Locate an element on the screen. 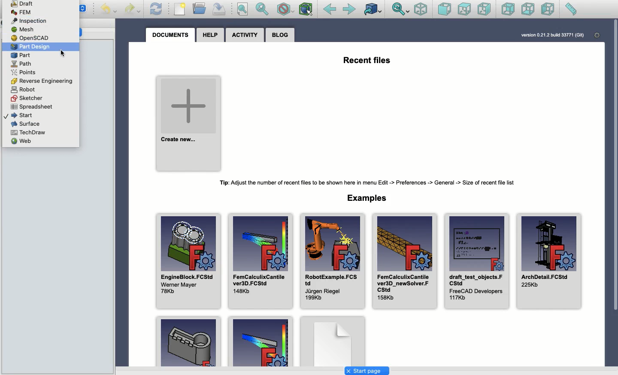  Sketcher is located at coordinates (28, 98).